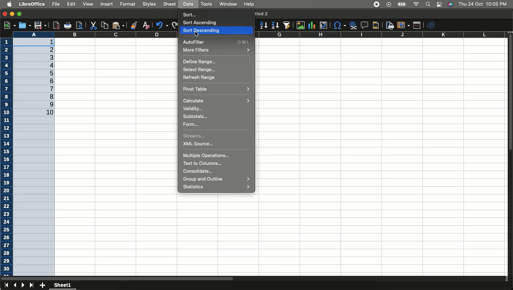  Describe the element at coordinates (147, 25) in the screenshot. I see `Clear direct formatting` at that location.